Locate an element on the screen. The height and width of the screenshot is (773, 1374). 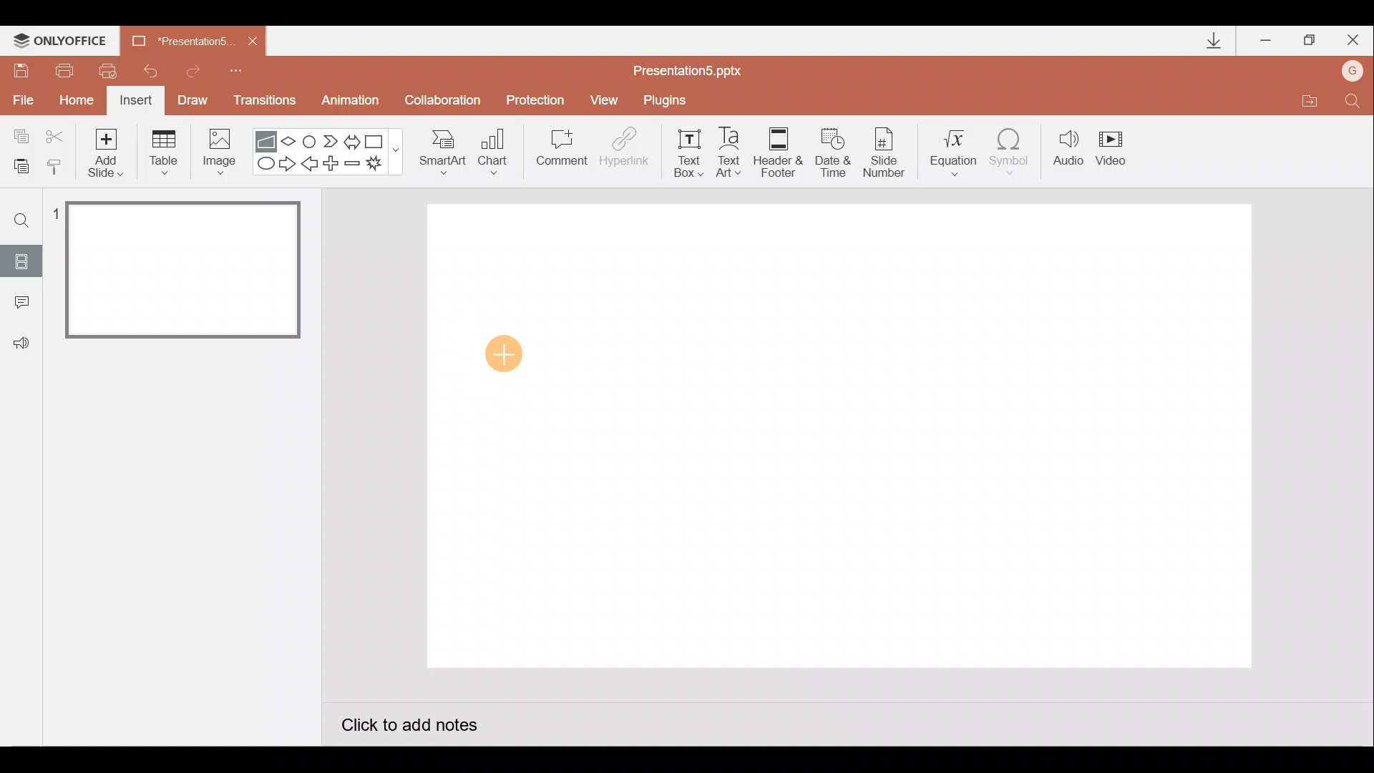
Equation is located at coordinates (956, 150).